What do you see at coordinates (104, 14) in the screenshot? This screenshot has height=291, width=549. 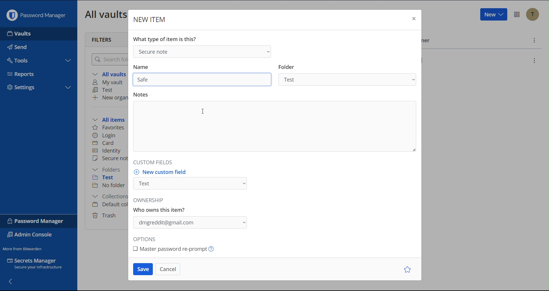 I see `All Vaults` at bounding box center [104, 14].